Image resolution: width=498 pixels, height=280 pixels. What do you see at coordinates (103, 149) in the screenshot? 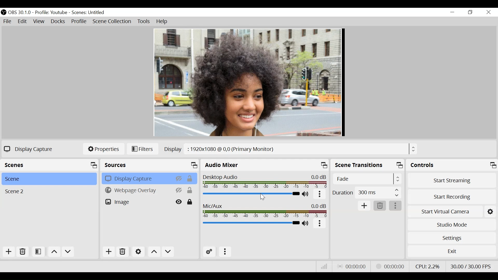
I see `Properties` at bounding box center [103, 149].